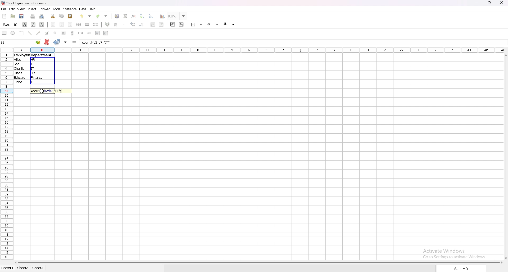 The height and width of the screenshot is (272, 508). I want to click on increase decimals, so click(133, 25).